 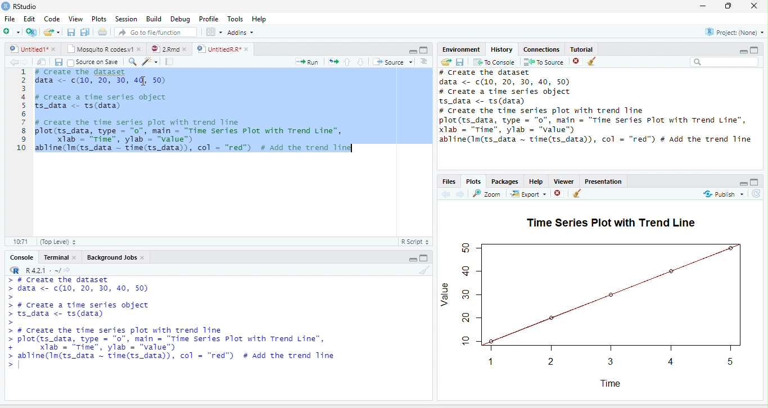 What do you see at coordinates (542, 48) in the screenshot?
I see `Connections` at bounding box center [542, 48].